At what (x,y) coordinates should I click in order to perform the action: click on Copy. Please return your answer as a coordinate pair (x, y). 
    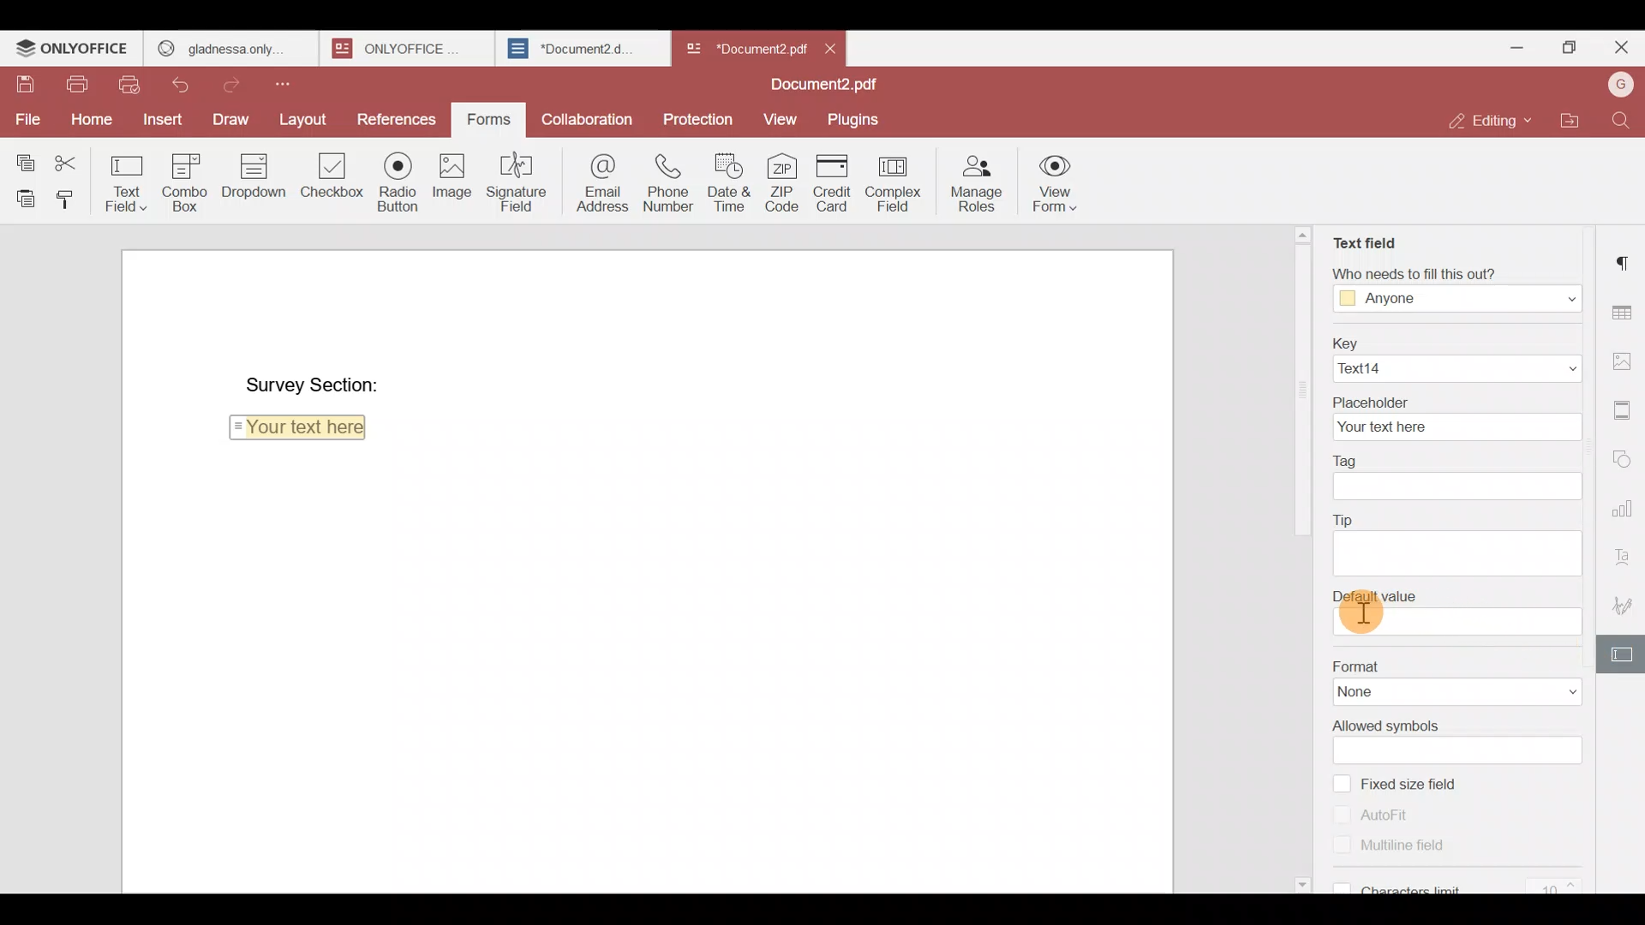
    Looking at the image, I should click on (25, 155).